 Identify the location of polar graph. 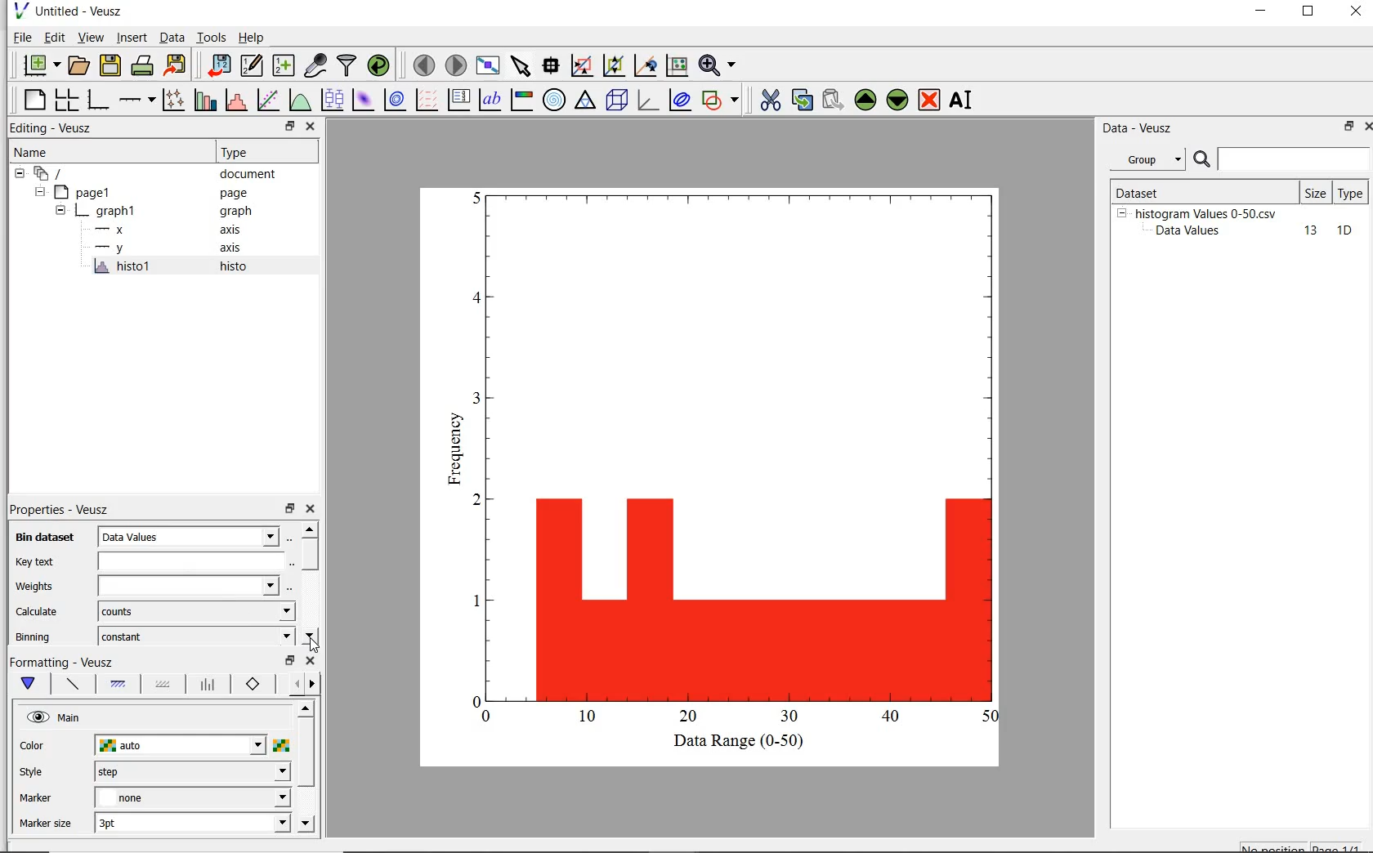
(554, 100).